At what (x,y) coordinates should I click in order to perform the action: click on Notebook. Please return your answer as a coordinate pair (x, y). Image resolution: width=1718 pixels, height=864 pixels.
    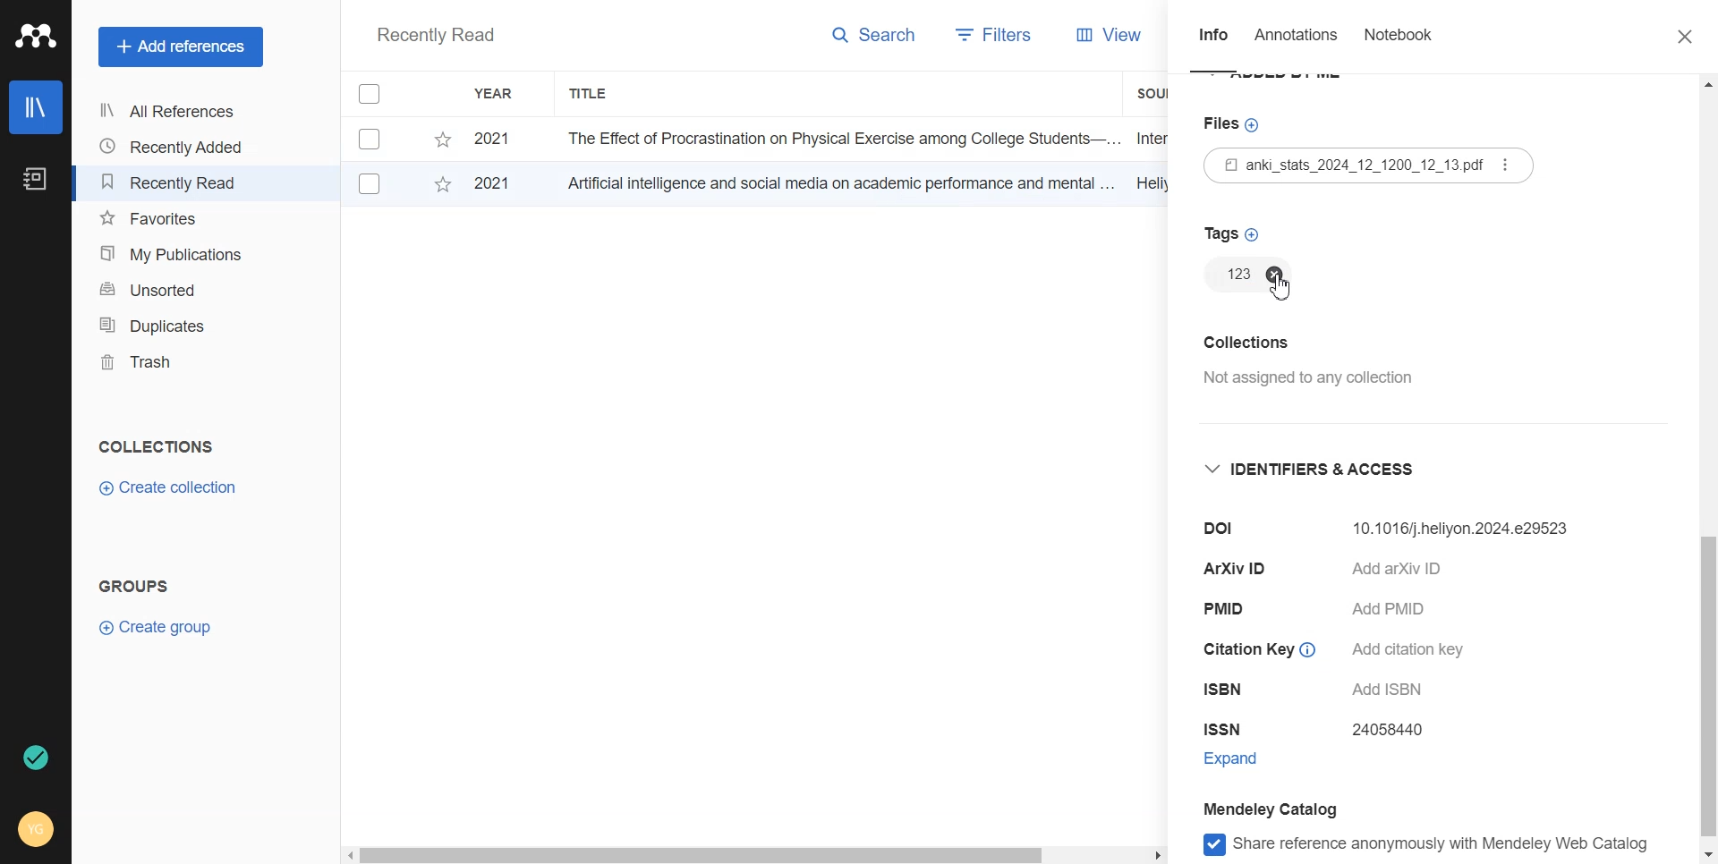
    Looking at the image, I should click on (1398, 38).